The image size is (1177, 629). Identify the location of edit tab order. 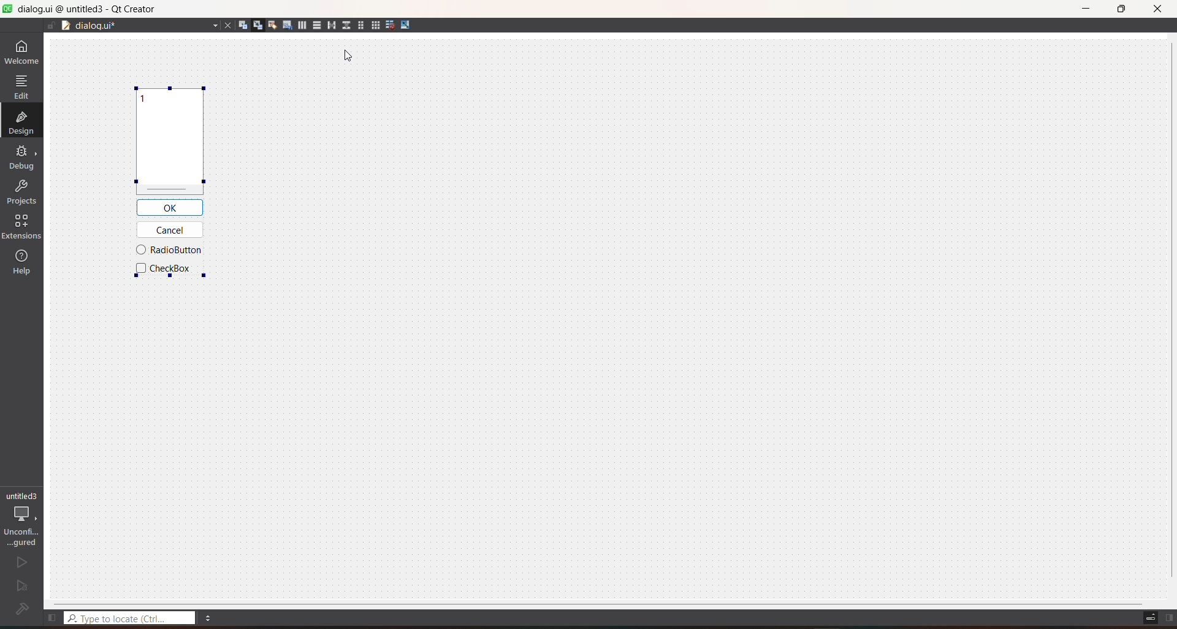
(287, 27).